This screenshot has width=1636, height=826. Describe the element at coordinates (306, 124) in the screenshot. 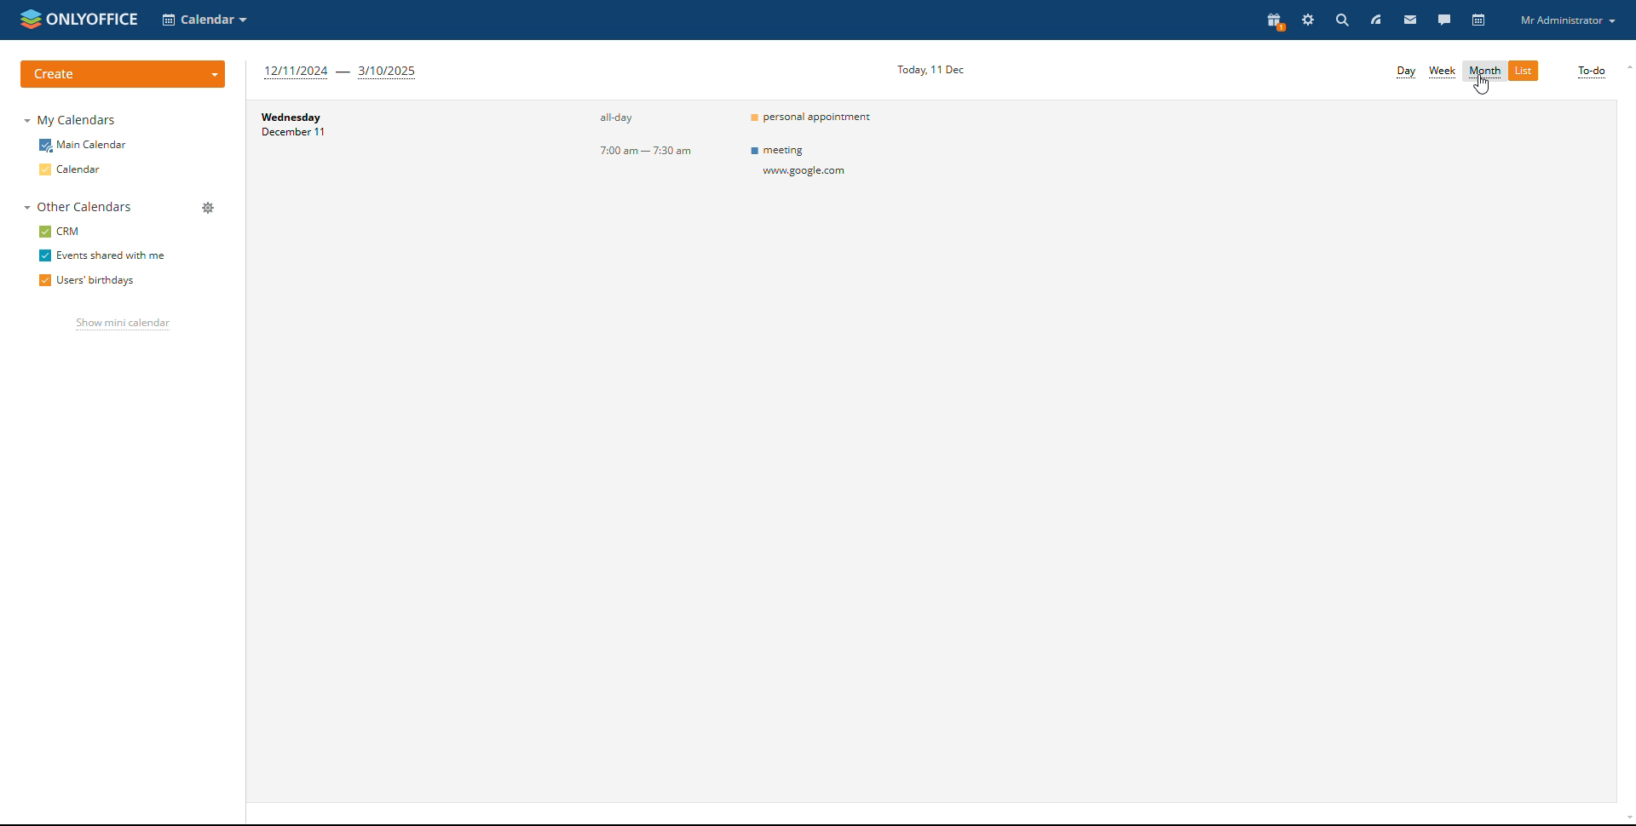

I see `day and date` at that location.